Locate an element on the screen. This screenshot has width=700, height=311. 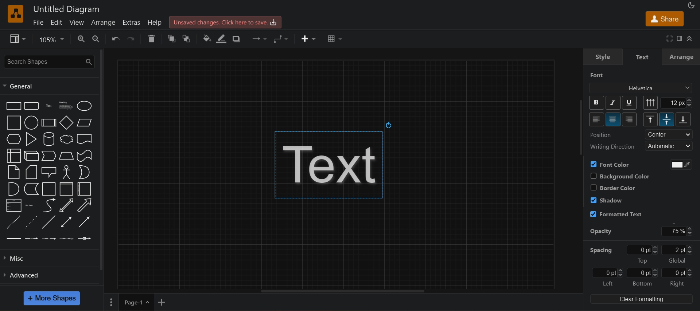
zoom out is located at coordinates (95, 39).